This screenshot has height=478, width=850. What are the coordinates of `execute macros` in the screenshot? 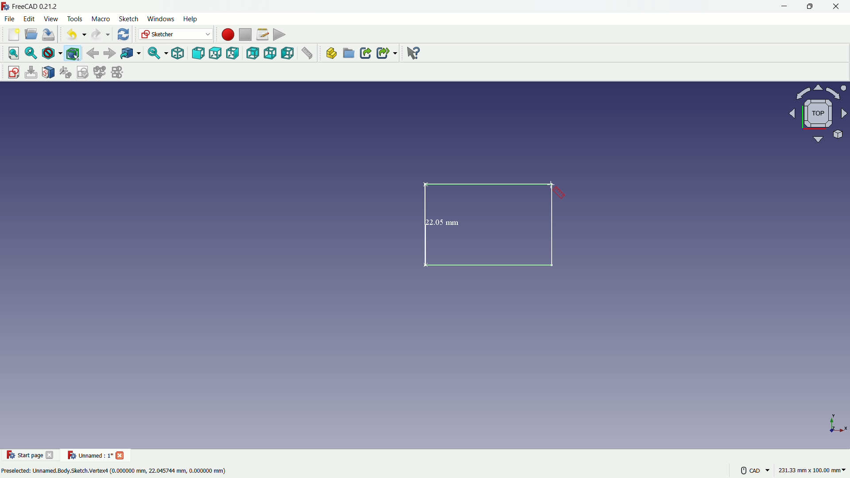 It's located at (279, 36).